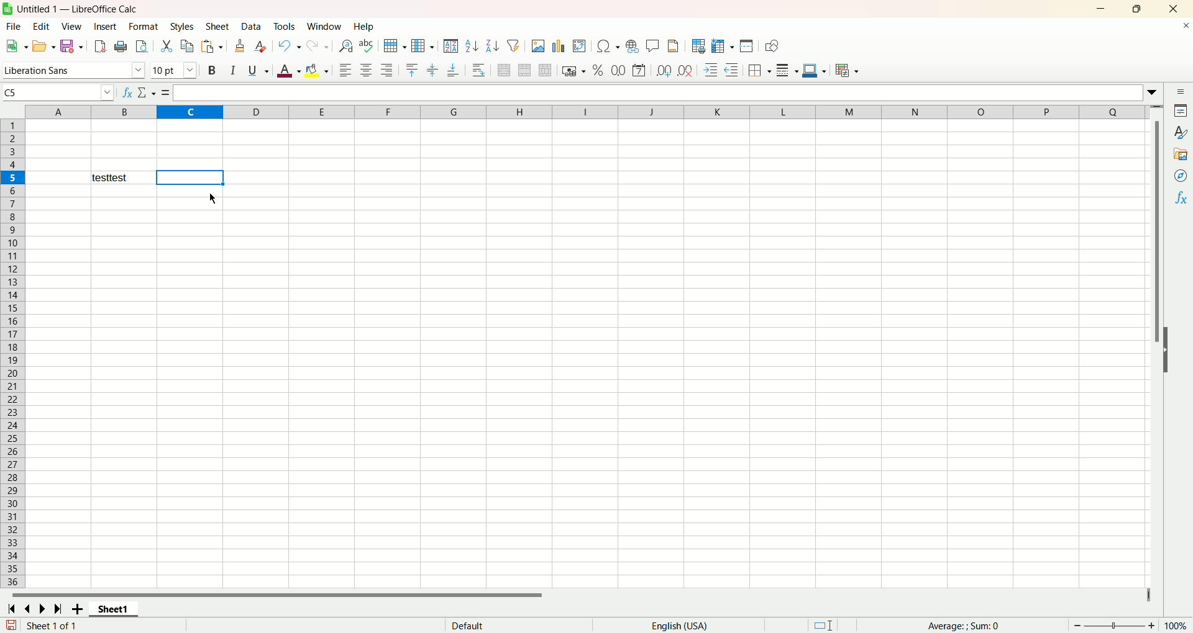 This screenshot has height=633, width=1193. I want to click on columns, so click(578, 112).